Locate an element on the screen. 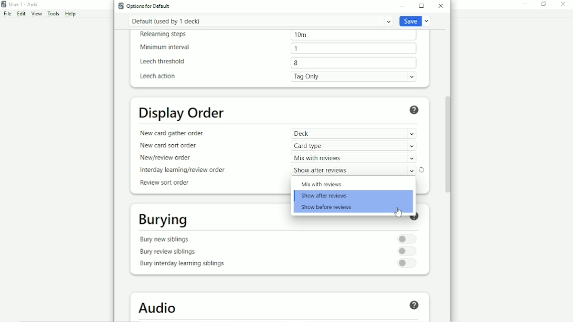 The height and width of the screenshot is (322, 573). Toggle for bury review siblings is located at coordinates (407, 251).